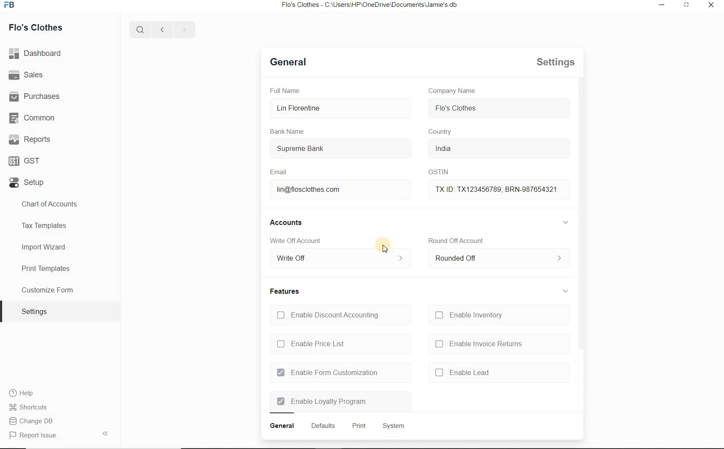  What do you see at coordinates (452, 91) in the screenshot?
I see `Company name` at bounding box center [452, 91].